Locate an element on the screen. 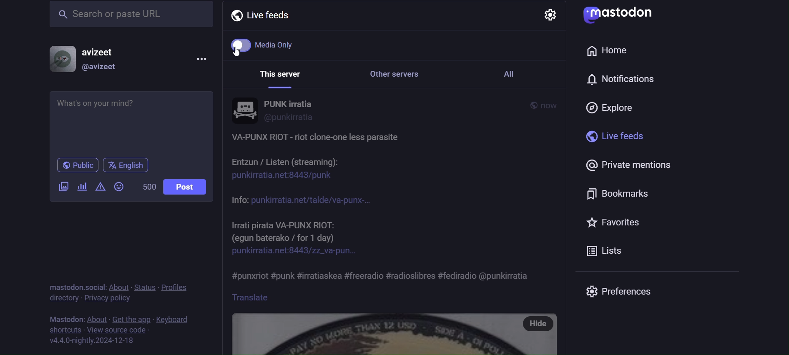 This screenshot has width=789, height=355. add image is located at coordinates (62, 187).